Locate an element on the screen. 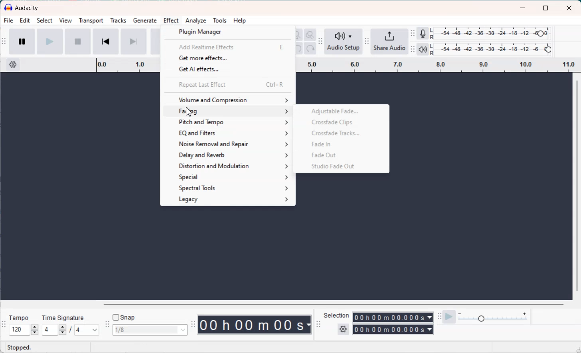 This screenshot has height=353, width=581. File is located at coordinates (8, 21).